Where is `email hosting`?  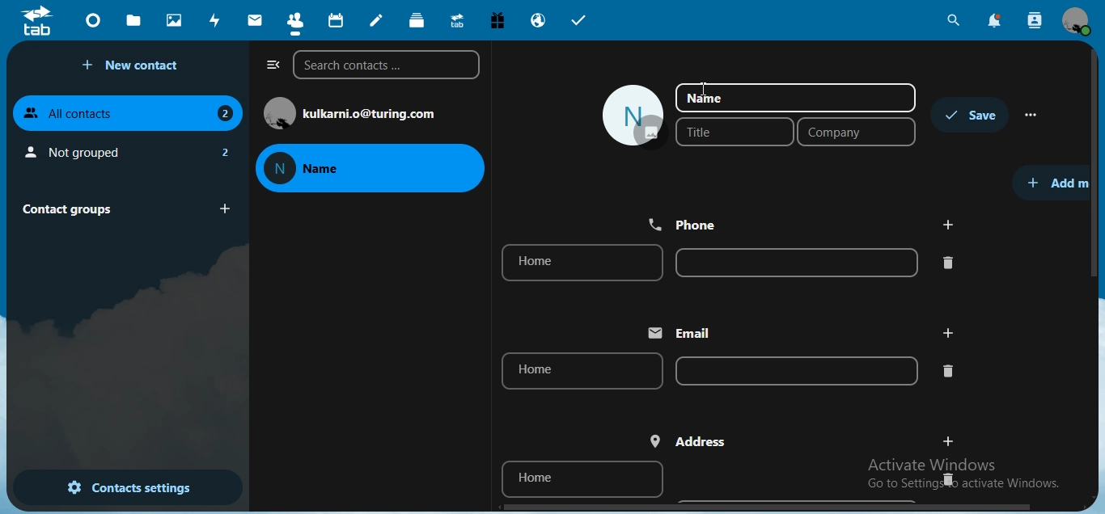 email hosting is located at coordinates (537, 22).